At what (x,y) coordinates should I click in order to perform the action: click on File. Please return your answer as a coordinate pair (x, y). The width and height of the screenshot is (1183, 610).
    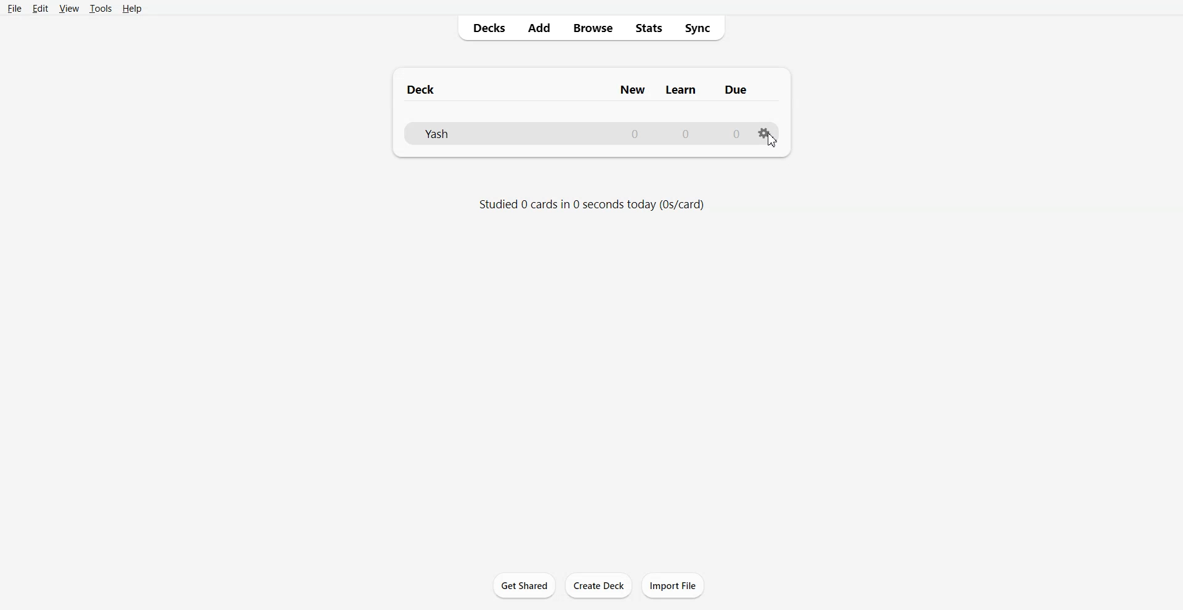
    Looking at the image, I should click on (15, 7).